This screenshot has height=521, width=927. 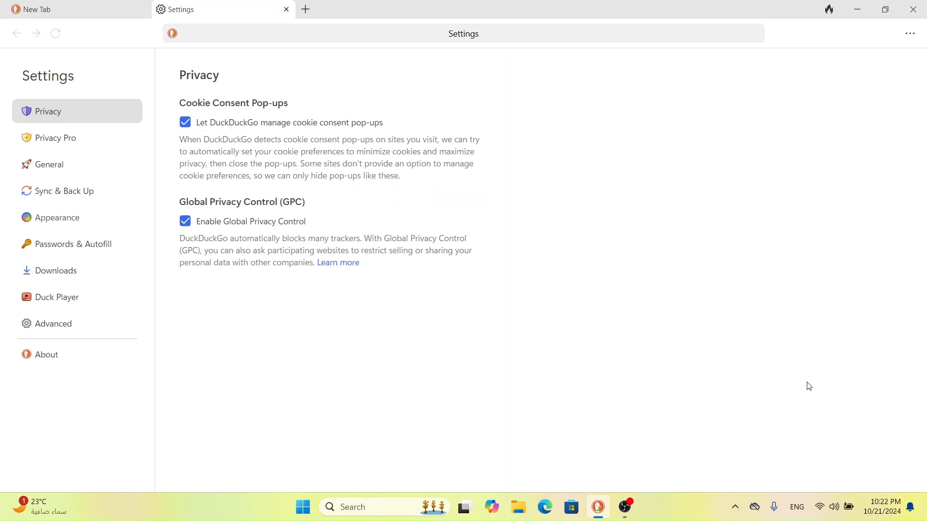 I want to click on options, so click(x=910, y=33).